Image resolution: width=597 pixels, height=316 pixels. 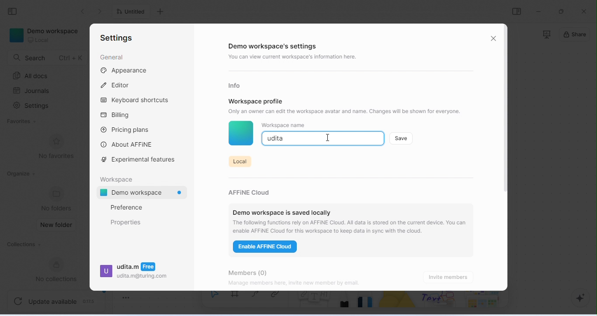 I want to click on maximize, so click(x=562, y=11).